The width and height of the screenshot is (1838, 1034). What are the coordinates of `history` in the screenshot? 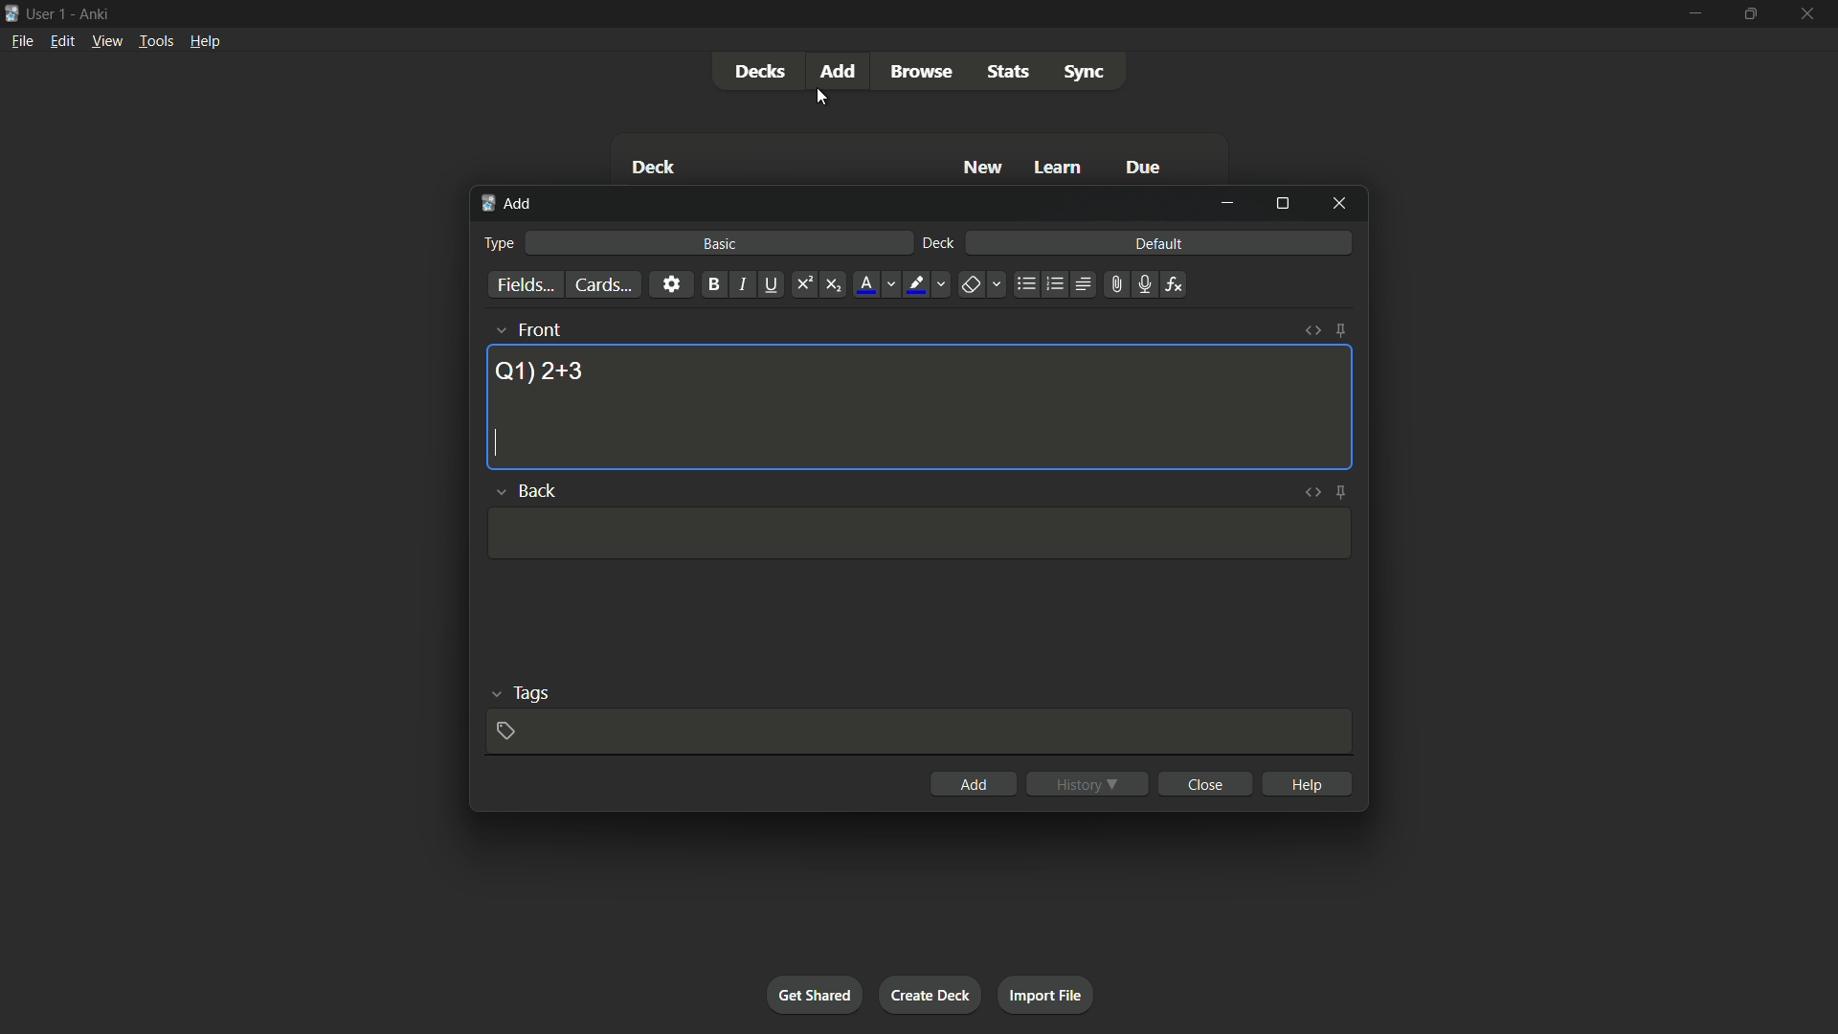 It's located at (1087, 784).